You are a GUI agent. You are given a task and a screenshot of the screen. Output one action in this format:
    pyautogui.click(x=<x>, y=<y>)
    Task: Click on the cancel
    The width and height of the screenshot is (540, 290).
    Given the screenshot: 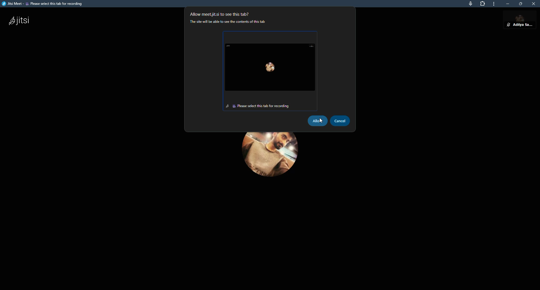 What is the action you would take?
    pyautogui.click(x=342, y=121)
    